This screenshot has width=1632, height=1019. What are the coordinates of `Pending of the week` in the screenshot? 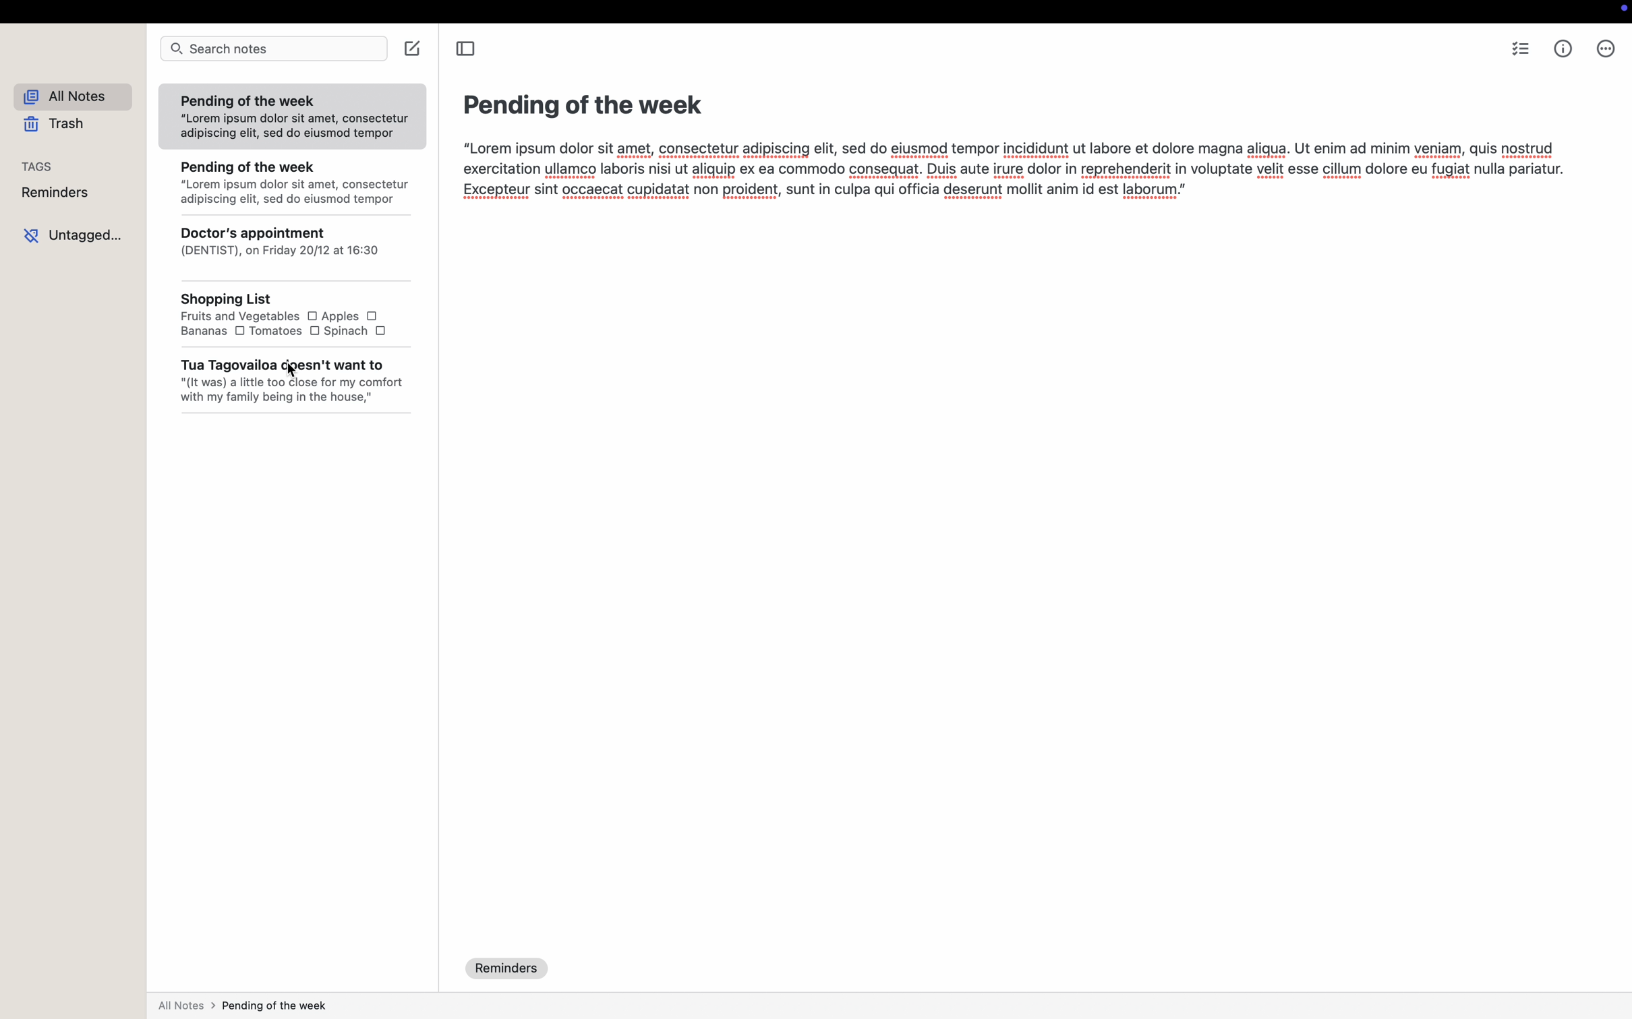 It's located at (575, 102).